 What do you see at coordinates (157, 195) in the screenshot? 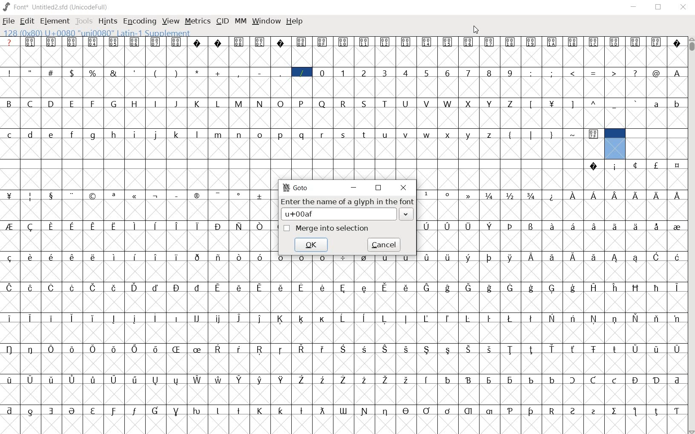
I see `Symbol` at bounding box center [157, 195].